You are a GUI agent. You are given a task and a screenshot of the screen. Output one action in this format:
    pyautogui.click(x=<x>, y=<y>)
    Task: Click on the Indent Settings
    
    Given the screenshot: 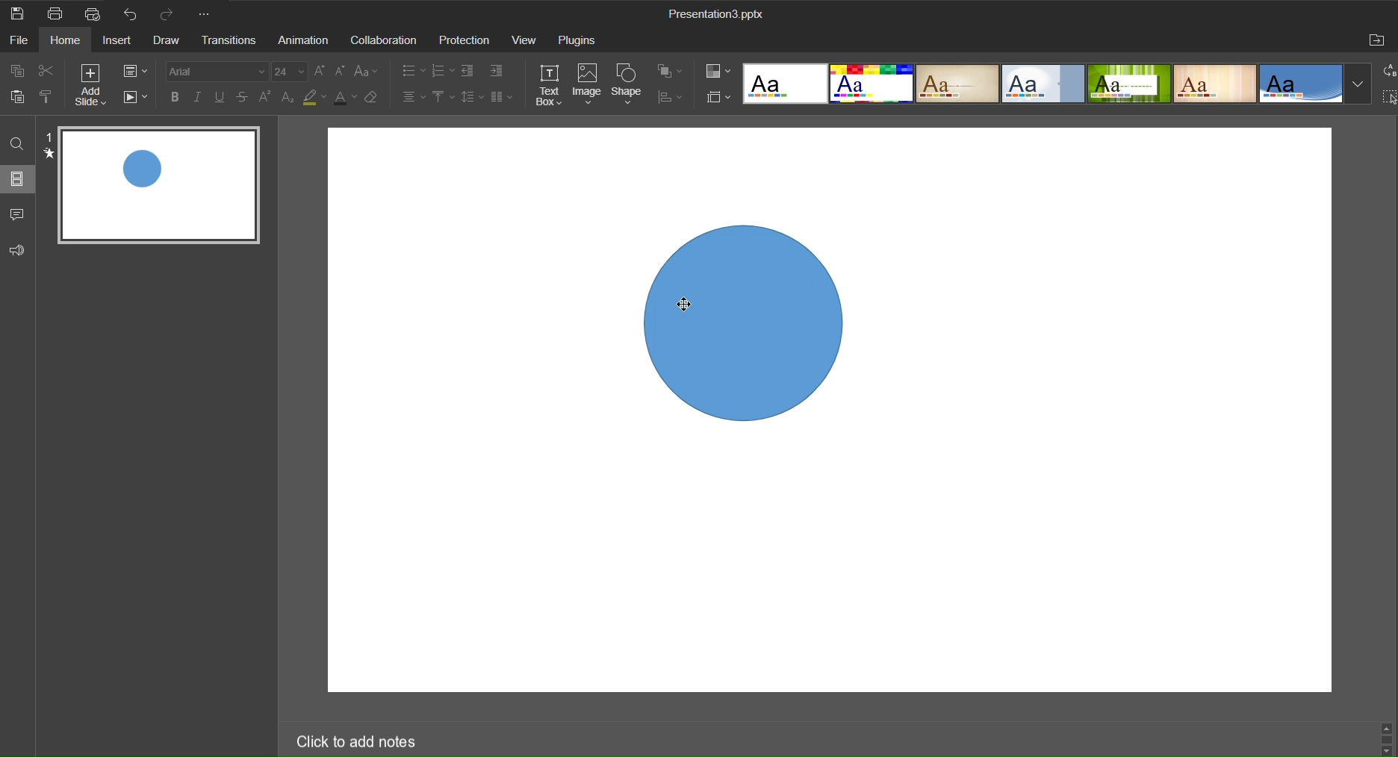 What is the action you would take?
    pyautogui.click(x=470, y=69)
    